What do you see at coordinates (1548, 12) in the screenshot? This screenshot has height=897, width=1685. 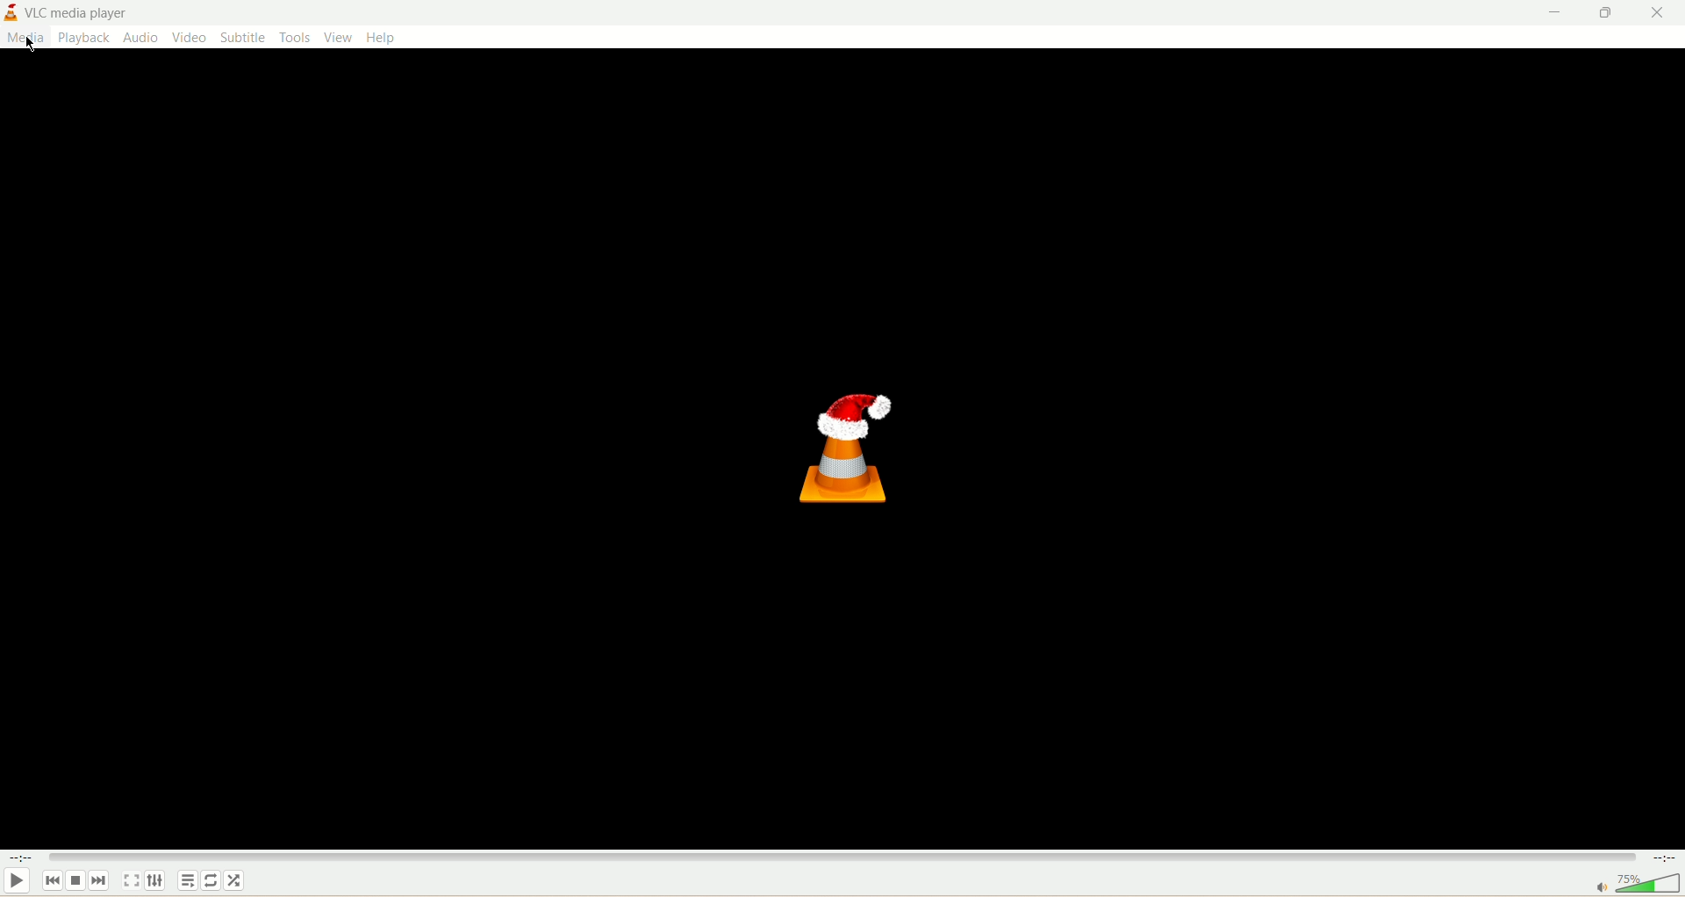 I see `minimize` at bounding box center [1548, 12].